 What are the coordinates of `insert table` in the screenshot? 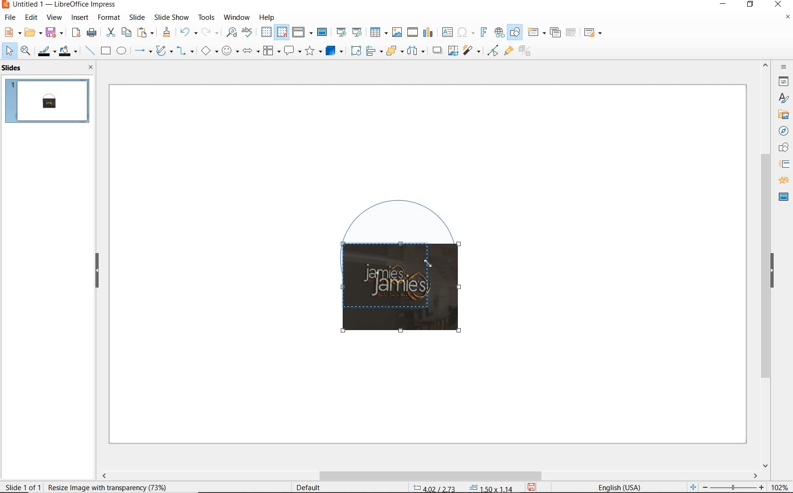 It's located at (378, 33).